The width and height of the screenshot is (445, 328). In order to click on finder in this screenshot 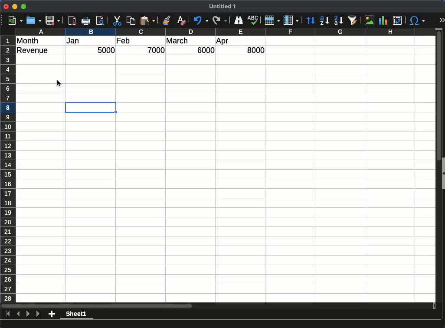, I will do `click(238, 20)`.